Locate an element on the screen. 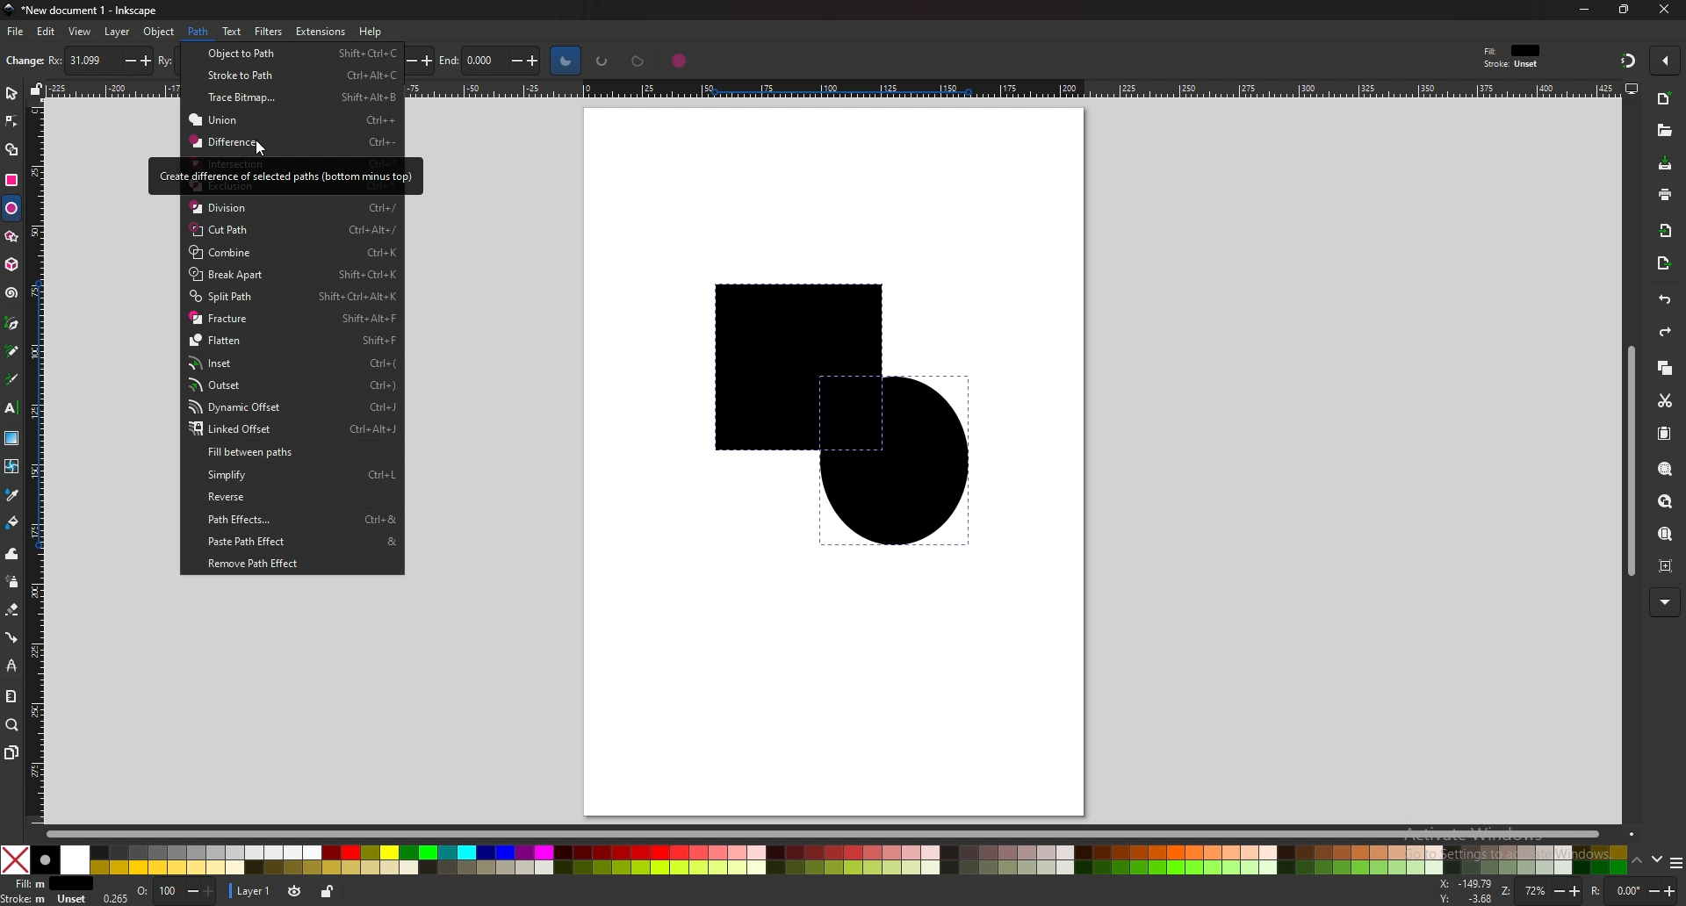  text is located at coordinates (232, 31).